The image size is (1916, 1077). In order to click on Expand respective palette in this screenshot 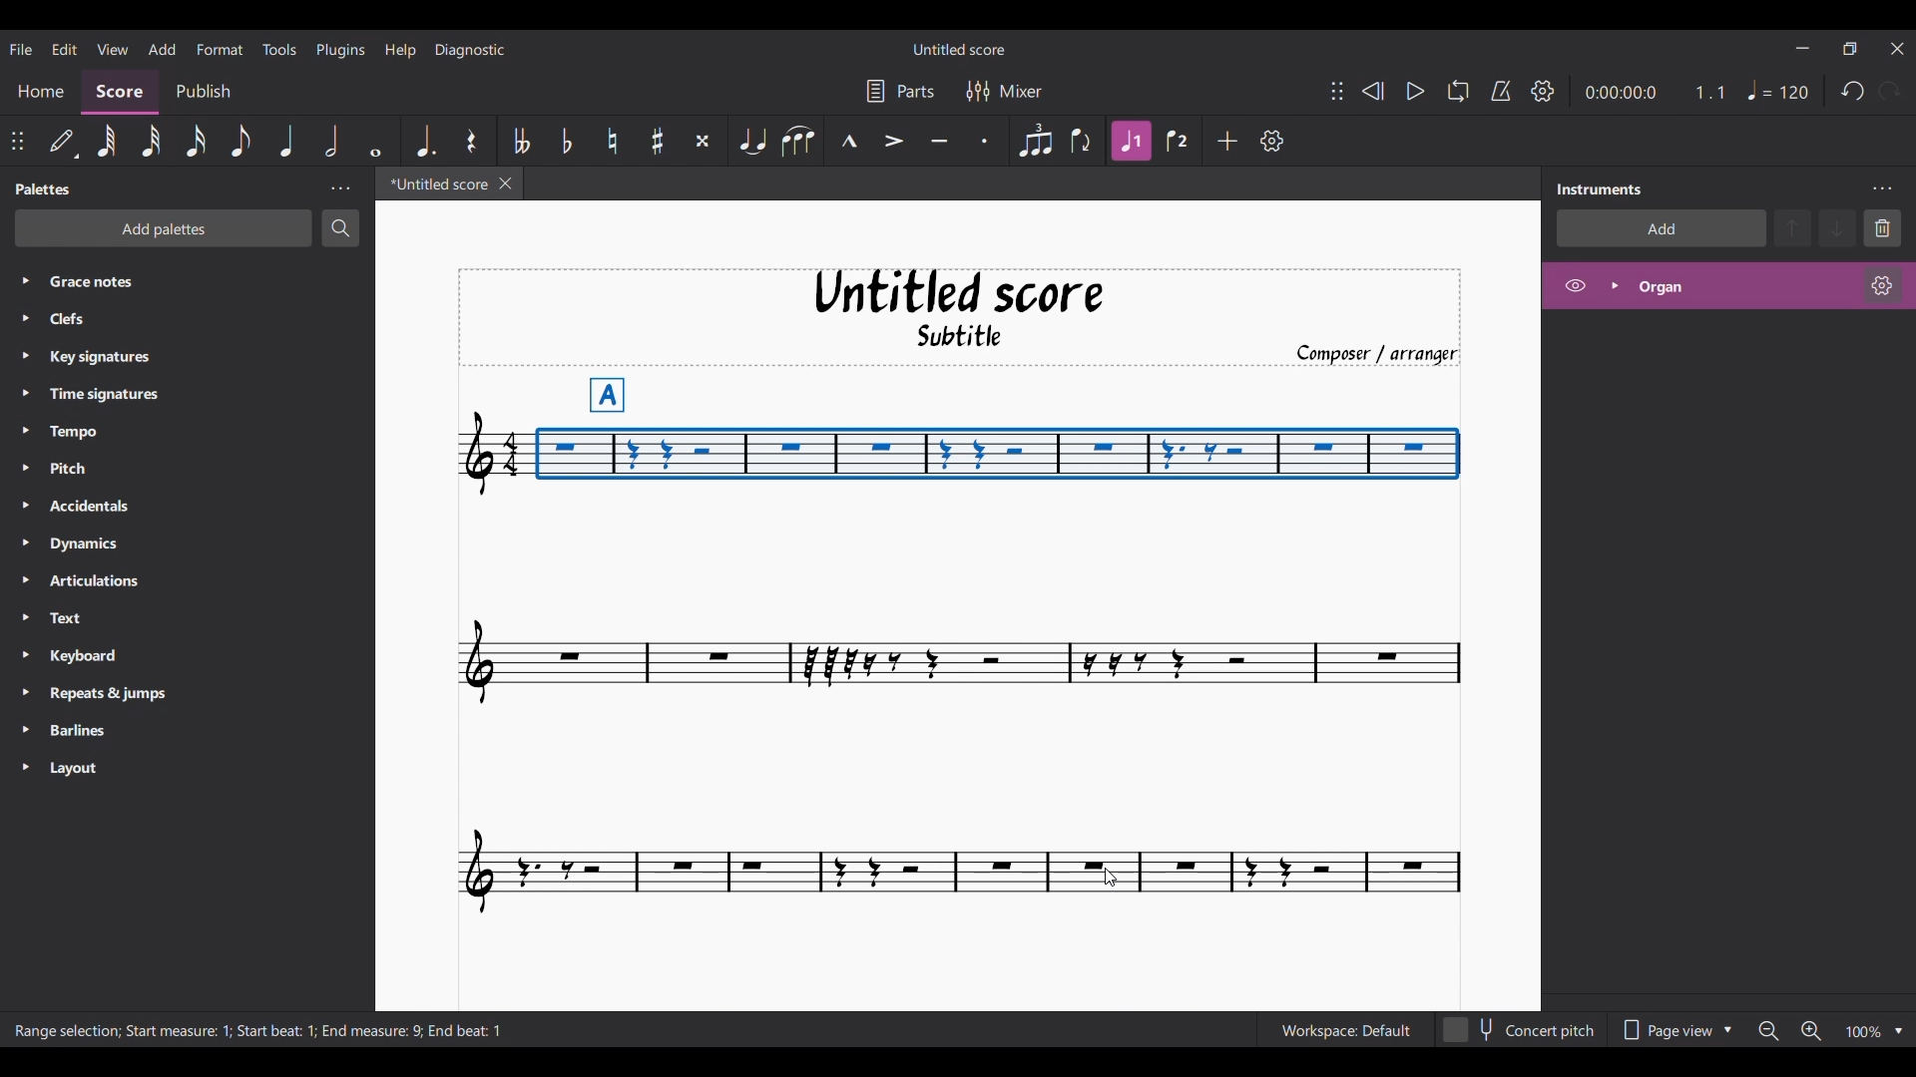, I will do `click(18, 524)`.